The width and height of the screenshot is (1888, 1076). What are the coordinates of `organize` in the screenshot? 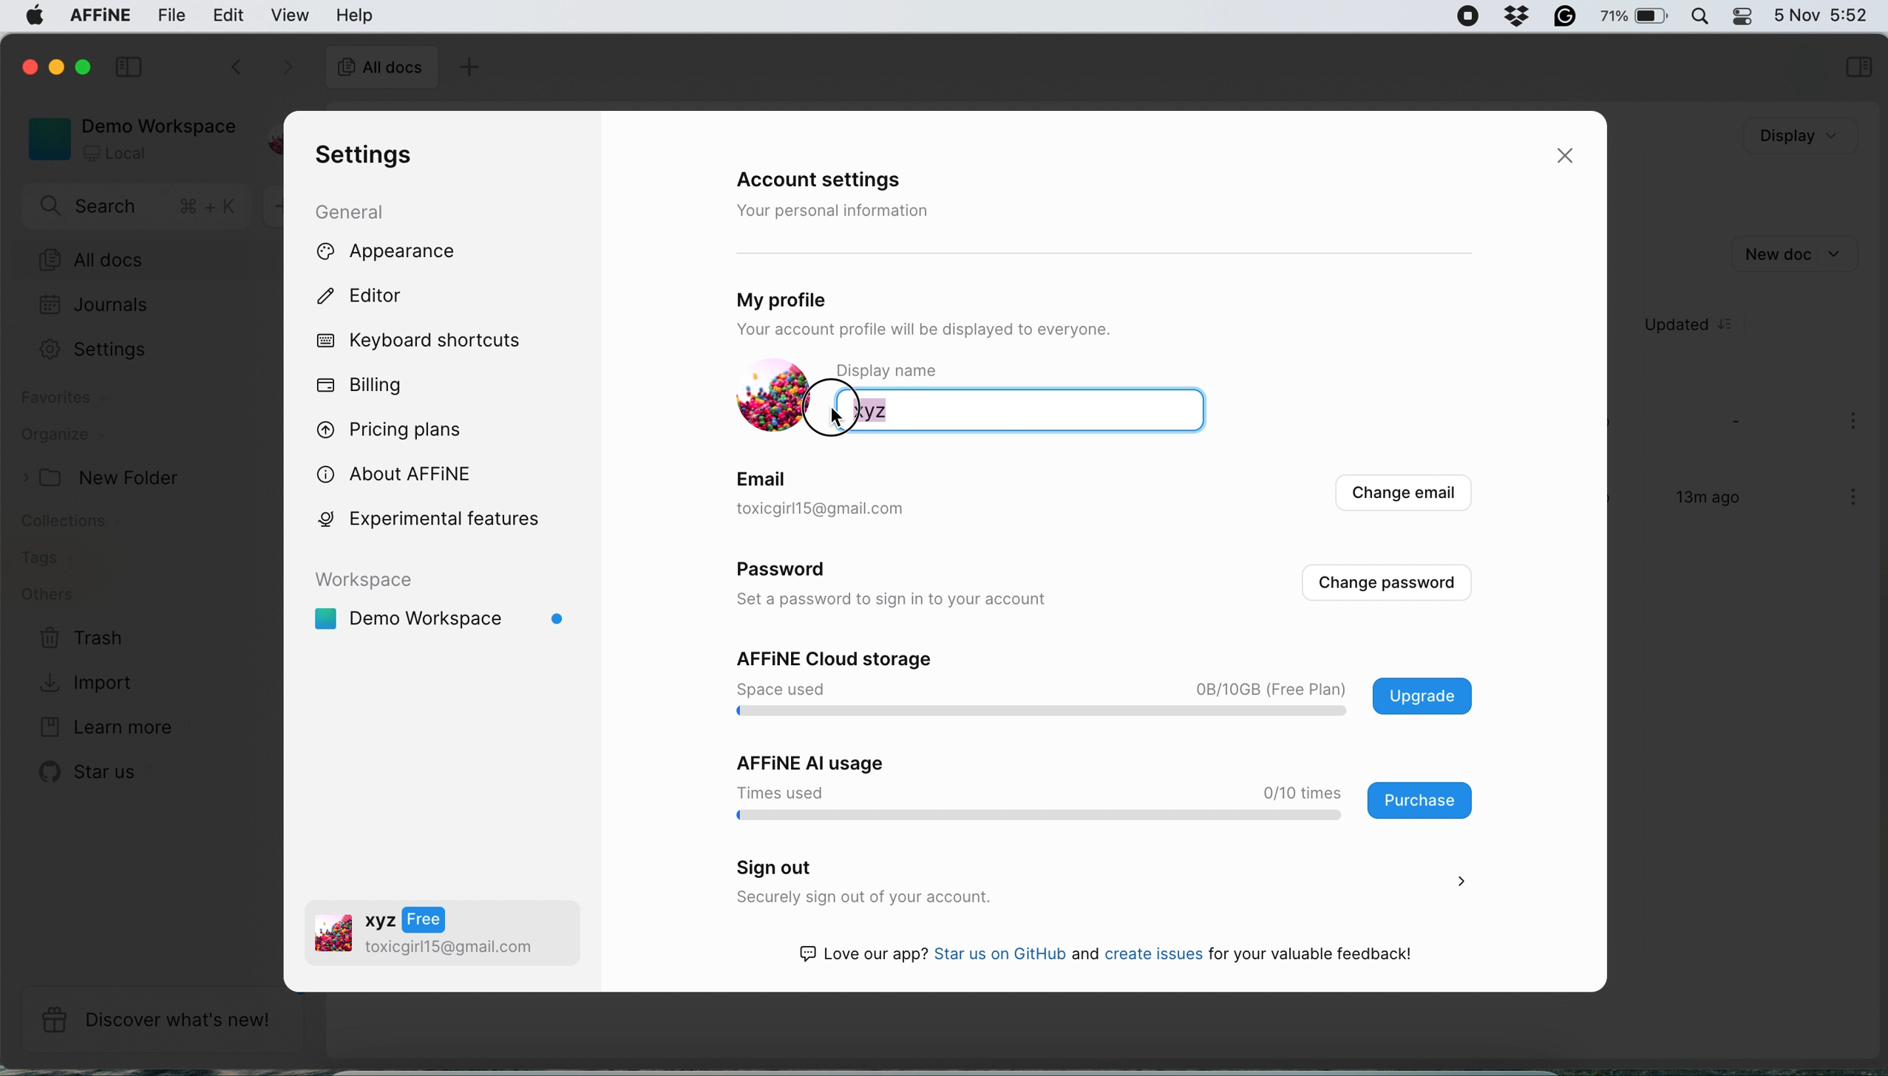 It's located at (62, 437).